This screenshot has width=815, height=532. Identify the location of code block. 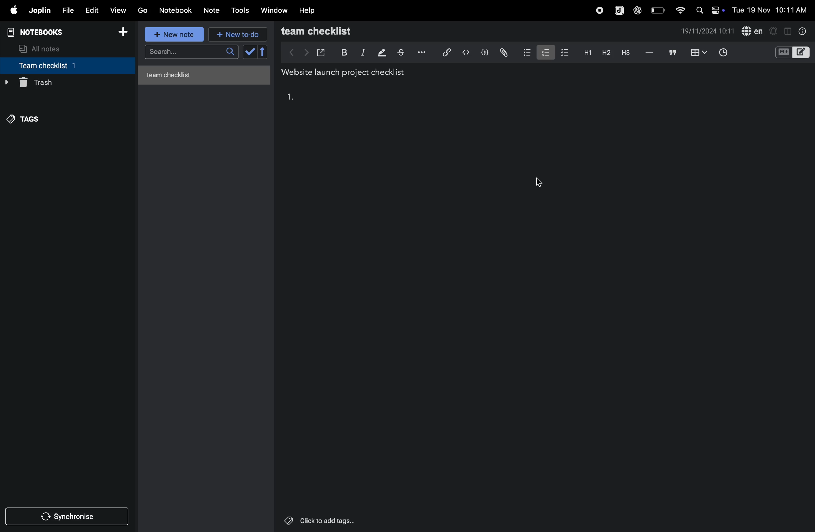
(485, 52).